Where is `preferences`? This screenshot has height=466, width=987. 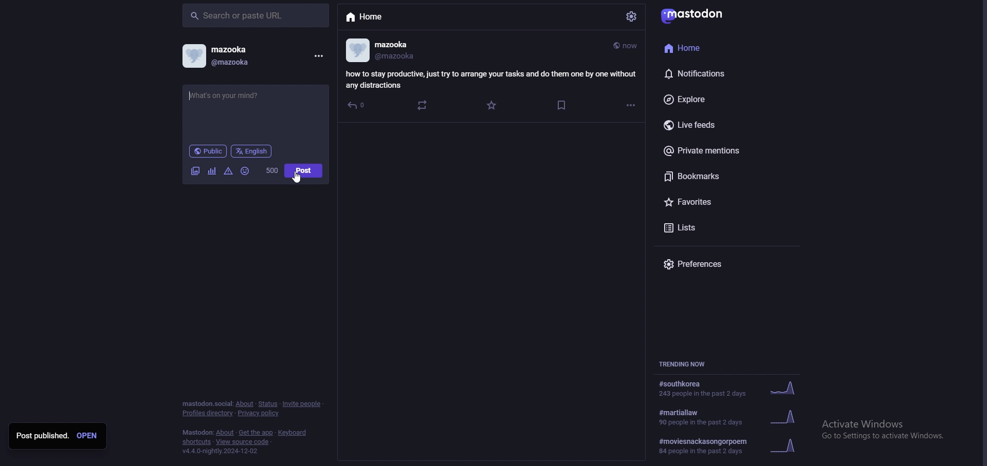
preferences is located at coordinates (700, 263).